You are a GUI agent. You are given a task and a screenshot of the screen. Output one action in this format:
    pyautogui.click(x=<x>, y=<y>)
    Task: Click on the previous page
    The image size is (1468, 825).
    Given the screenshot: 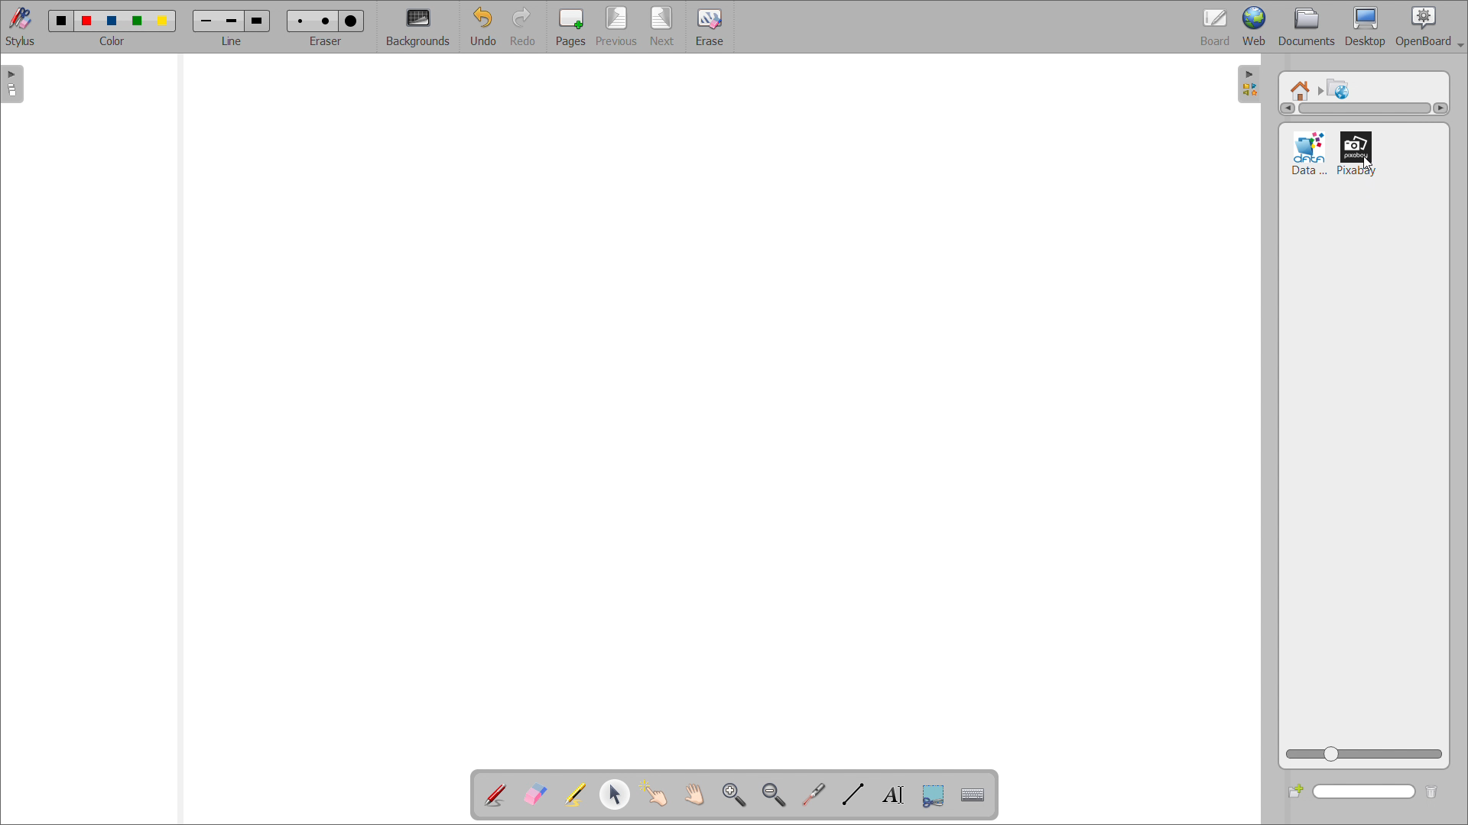 What is the action you would take?
    pyautogui.click(x=616, y=26)
    